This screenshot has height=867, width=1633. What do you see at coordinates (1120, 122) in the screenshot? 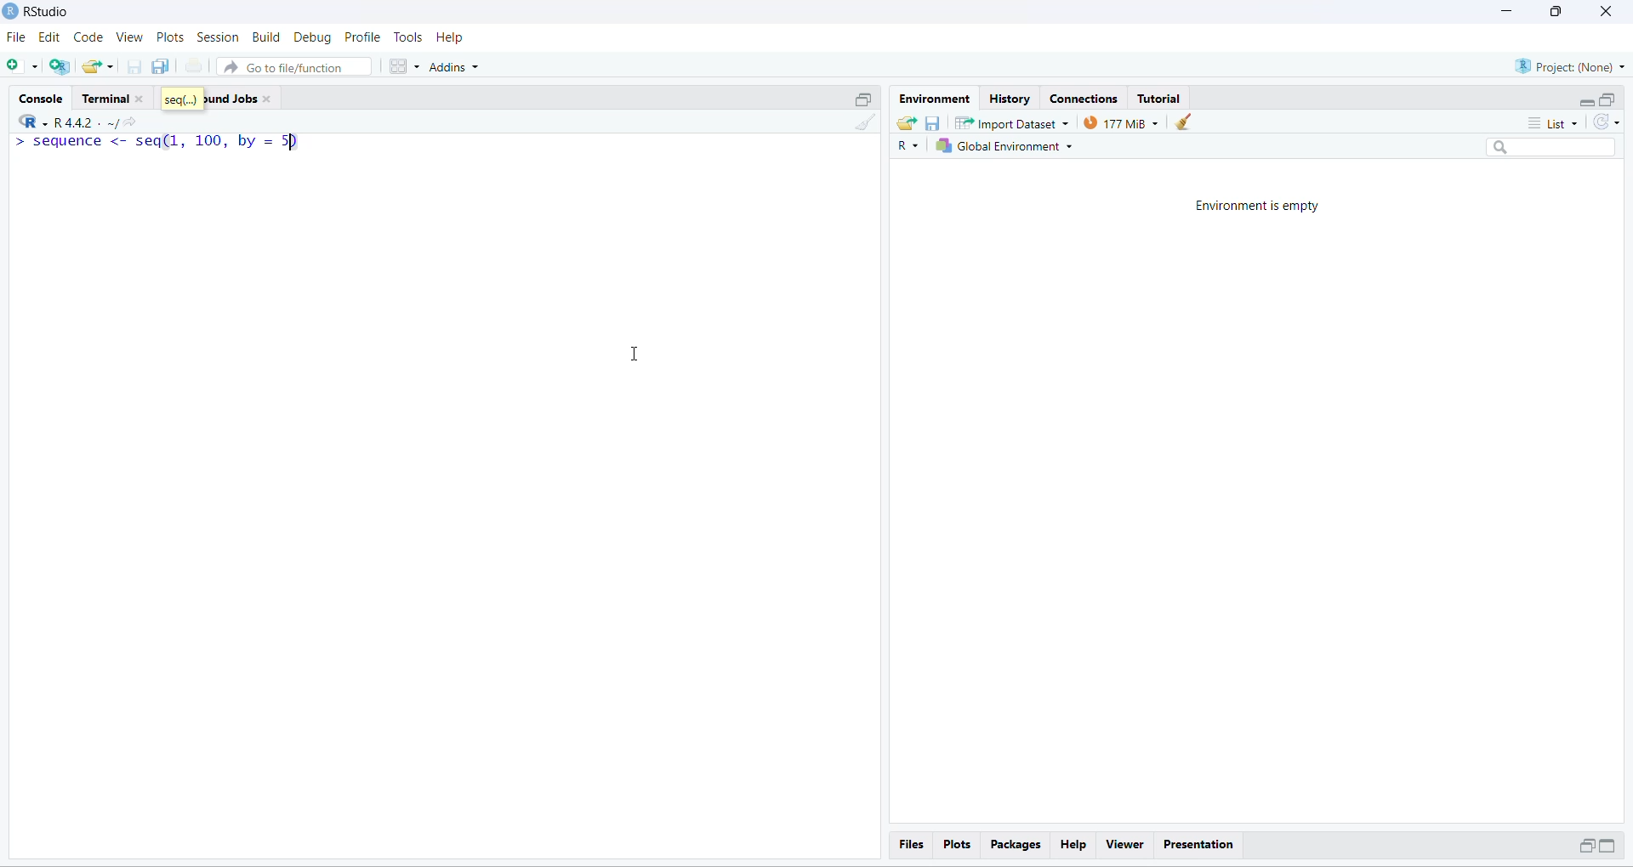
I see `143 MiB` at bounding box center [1120, 122].